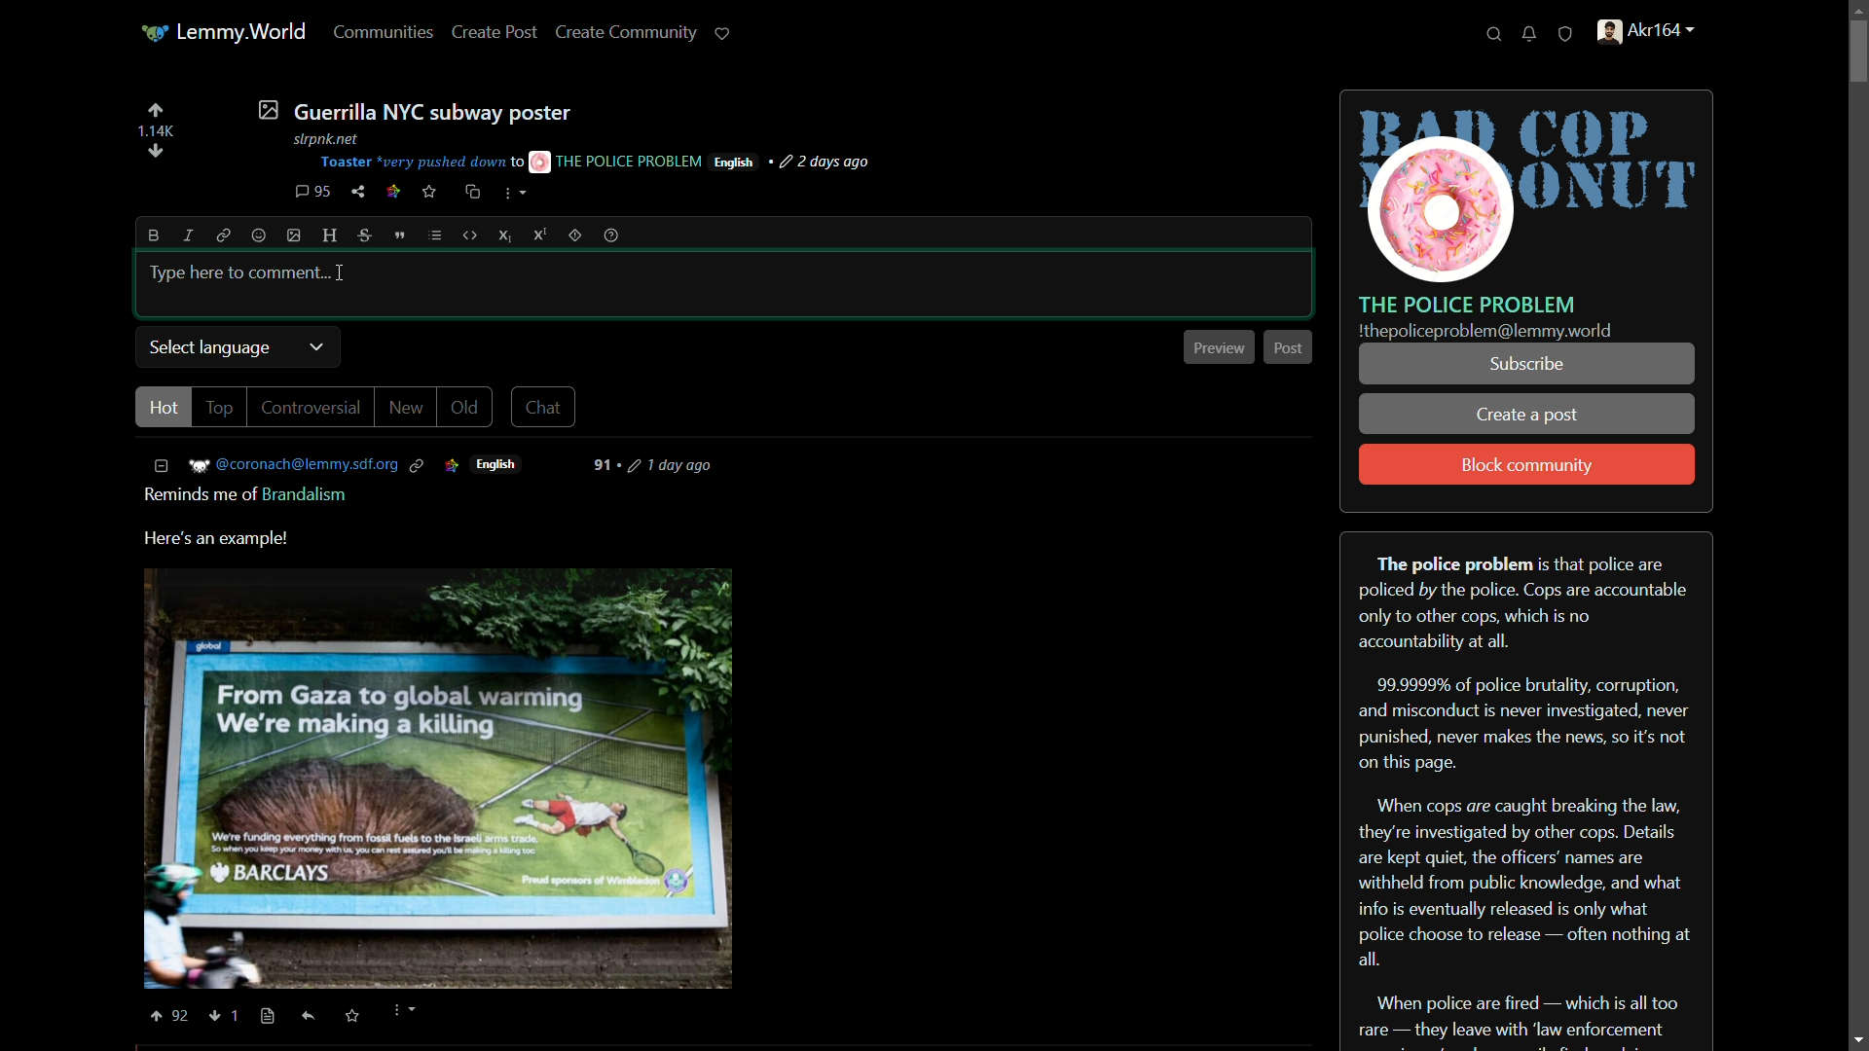 The height and width of the screenshot is (1051, 1869). What do you see at coordinates (321, 136) in the screenshot?
I see `stpnk net` at bounding box center [321, 136].